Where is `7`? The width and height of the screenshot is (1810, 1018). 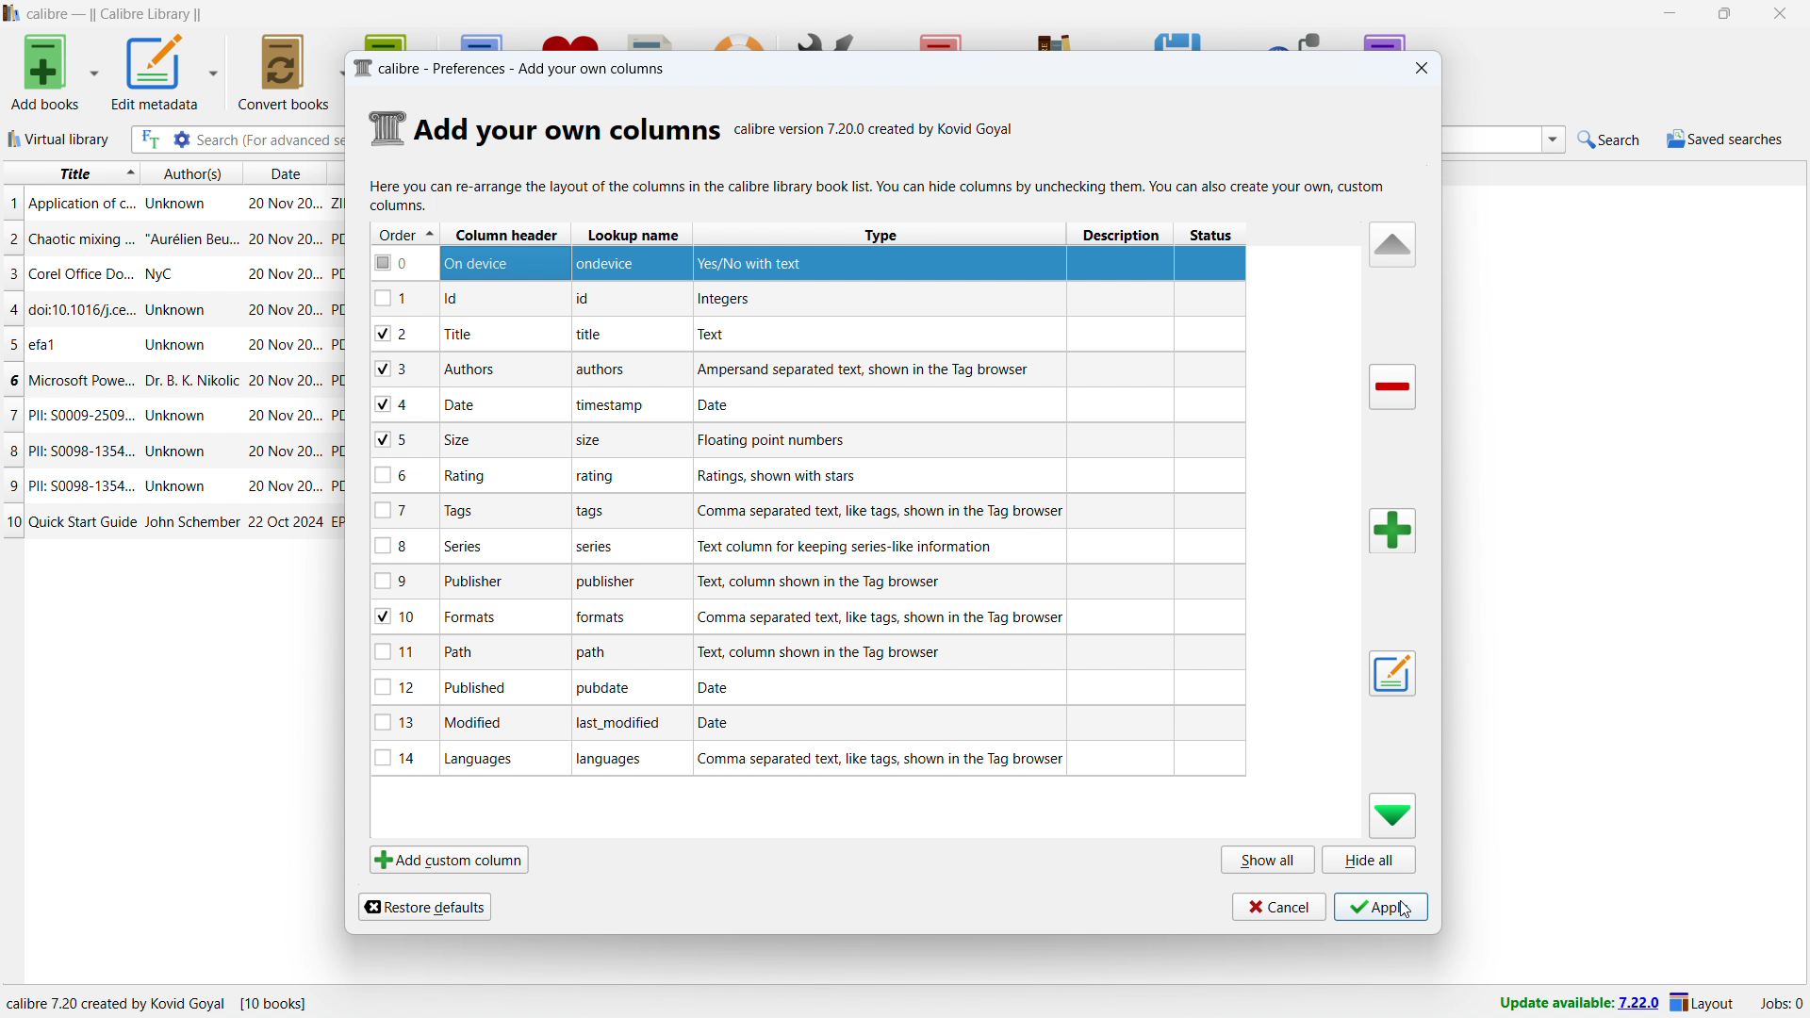 7 is located at coordinates (400, 510).